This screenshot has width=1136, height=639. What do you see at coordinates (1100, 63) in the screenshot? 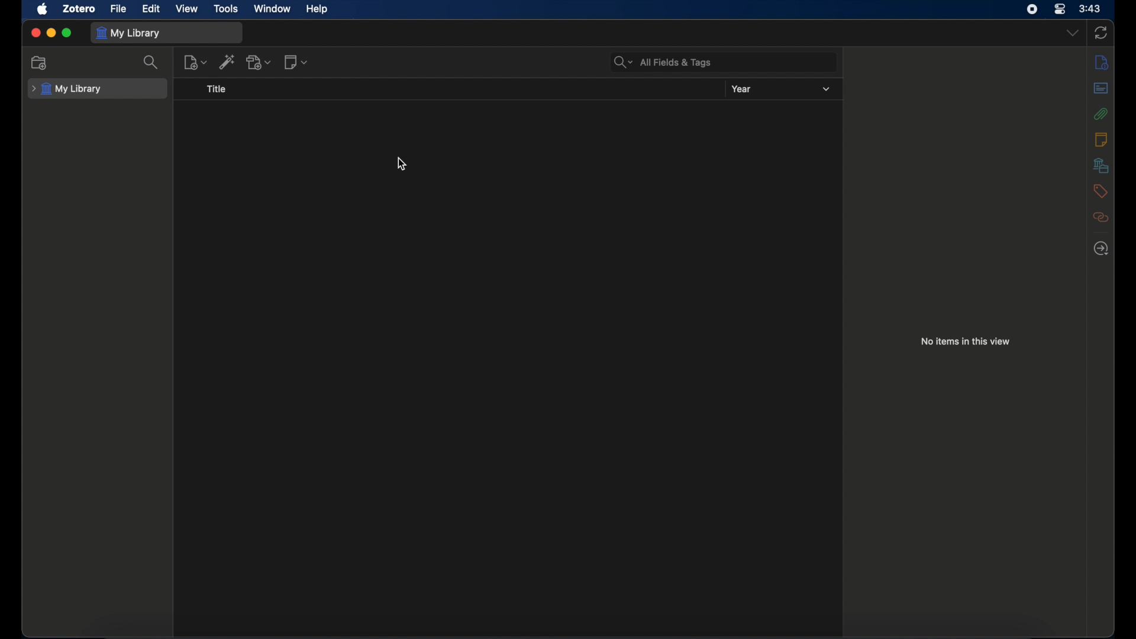
I see `info` at bounding box center [1100, 63].